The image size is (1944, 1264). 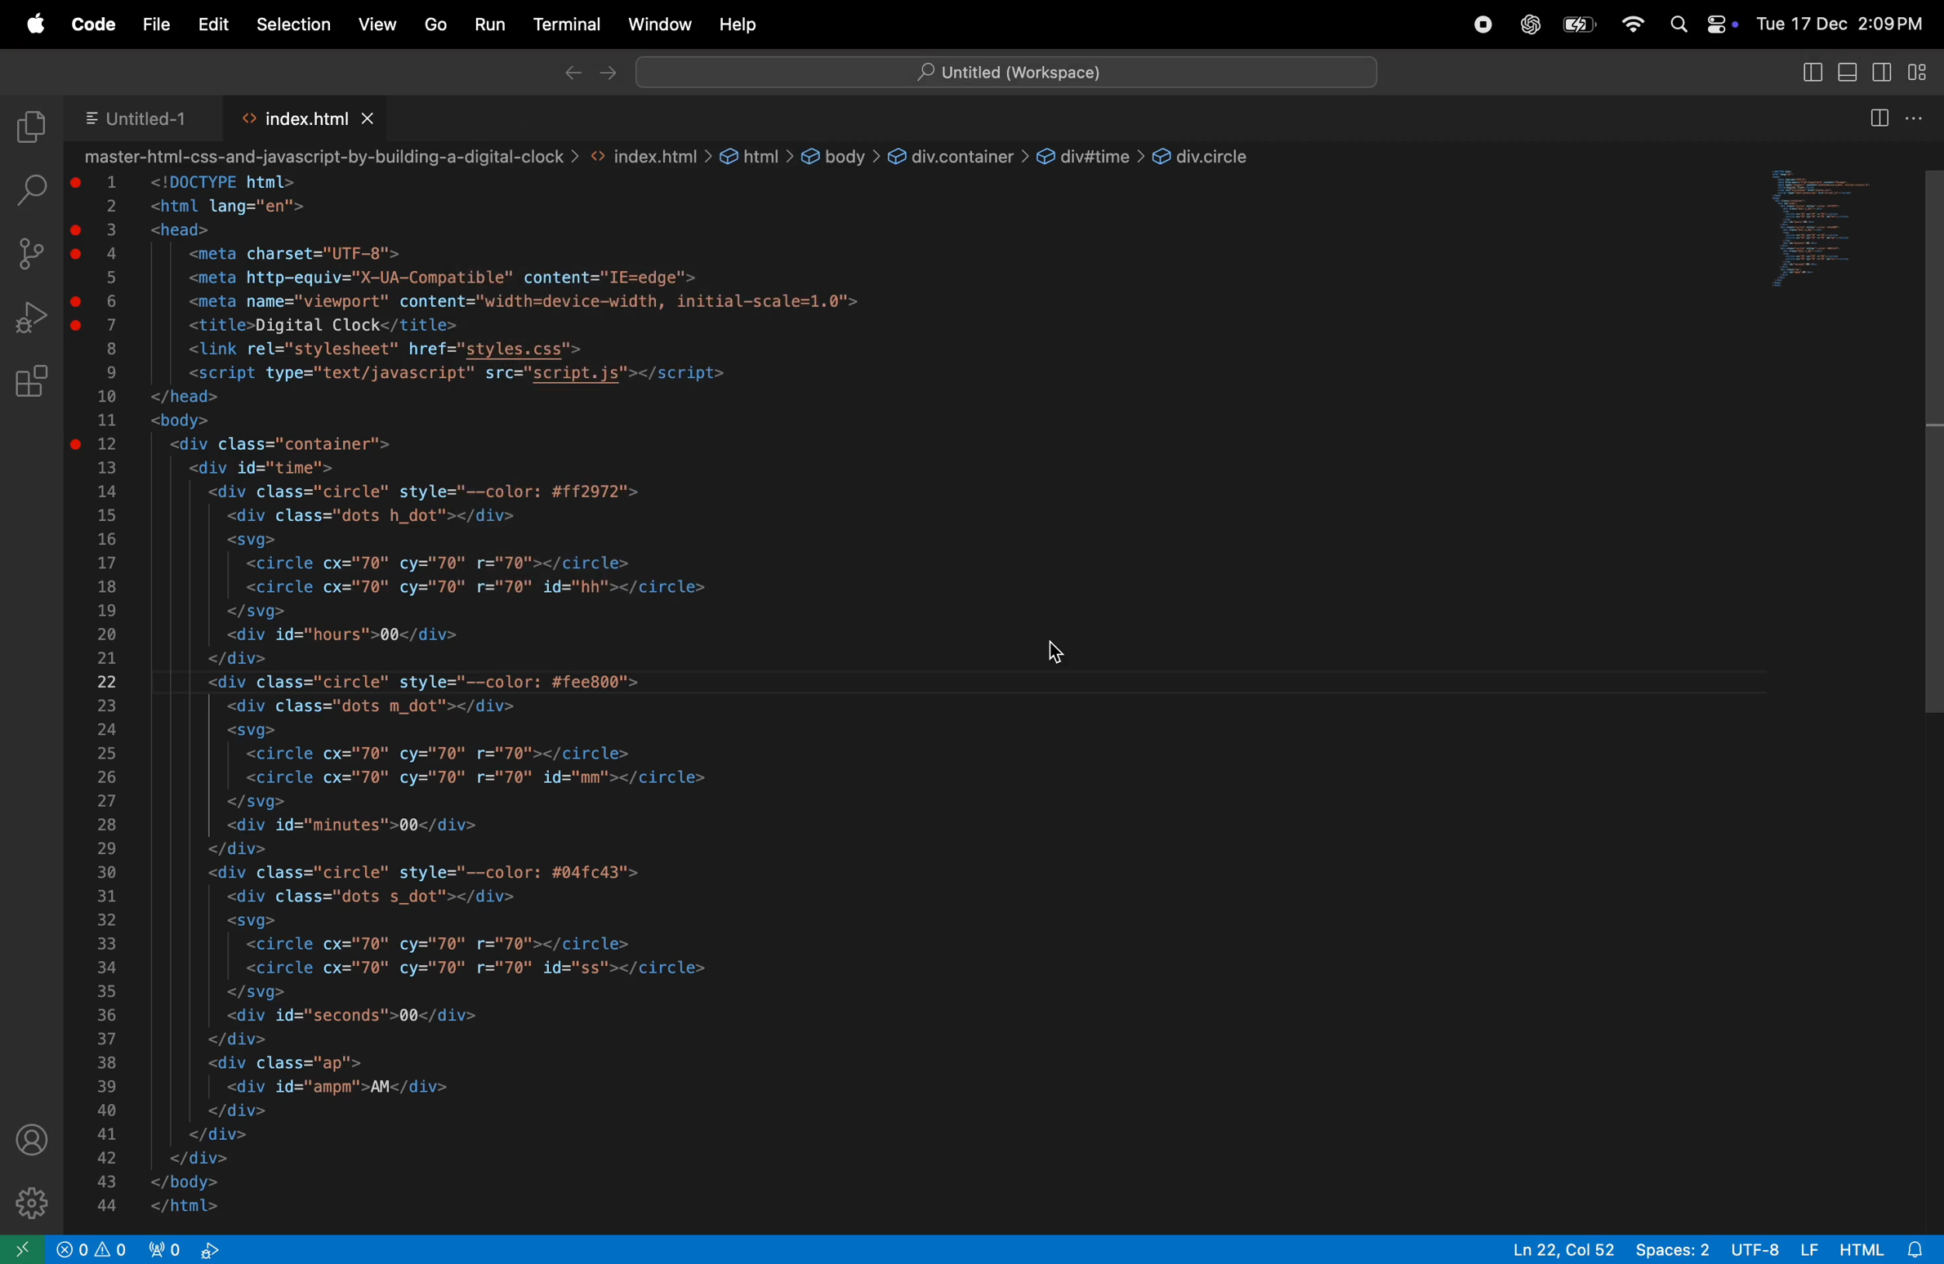 I want to click on cursor, so click(x=1932, y=687).